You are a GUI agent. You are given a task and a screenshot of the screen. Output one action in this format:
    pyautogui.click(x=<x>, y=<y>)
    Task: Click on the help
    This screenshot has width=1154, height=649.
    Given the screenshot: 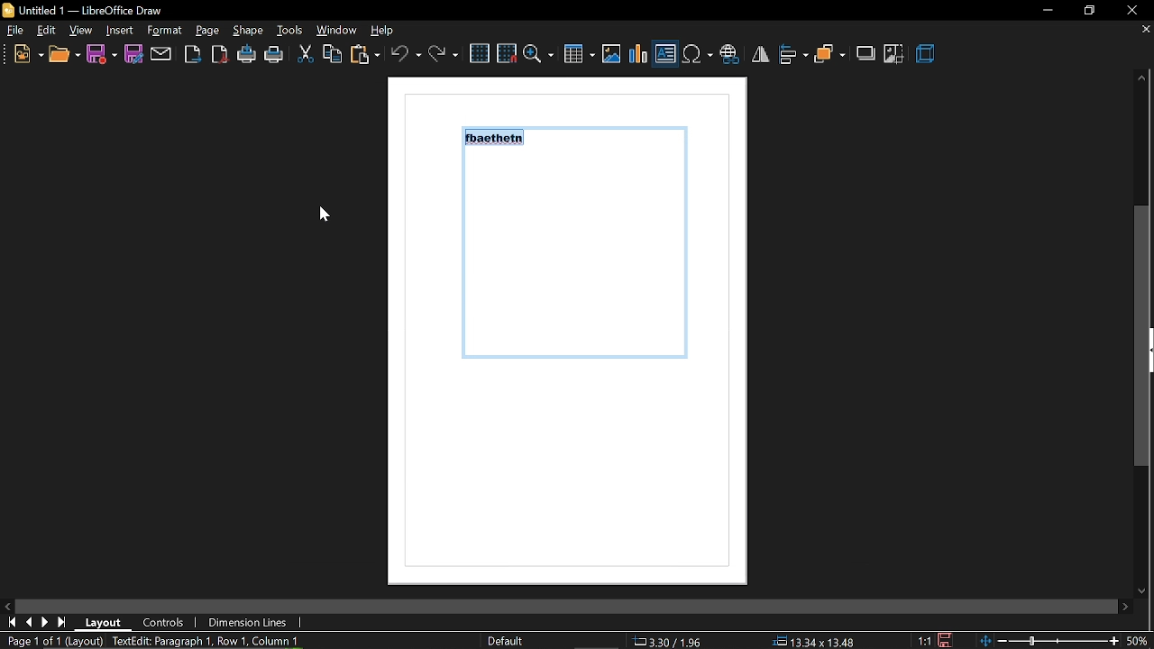 What is the action you would take?
    pyautogui.click(x=389, y=30)
    